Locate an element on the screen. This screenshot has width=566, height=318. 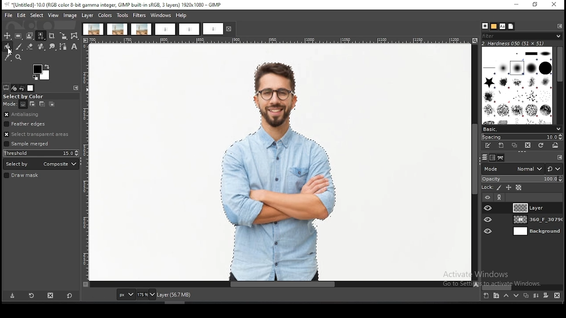
configure this tab is located at coordinates (560, 26).